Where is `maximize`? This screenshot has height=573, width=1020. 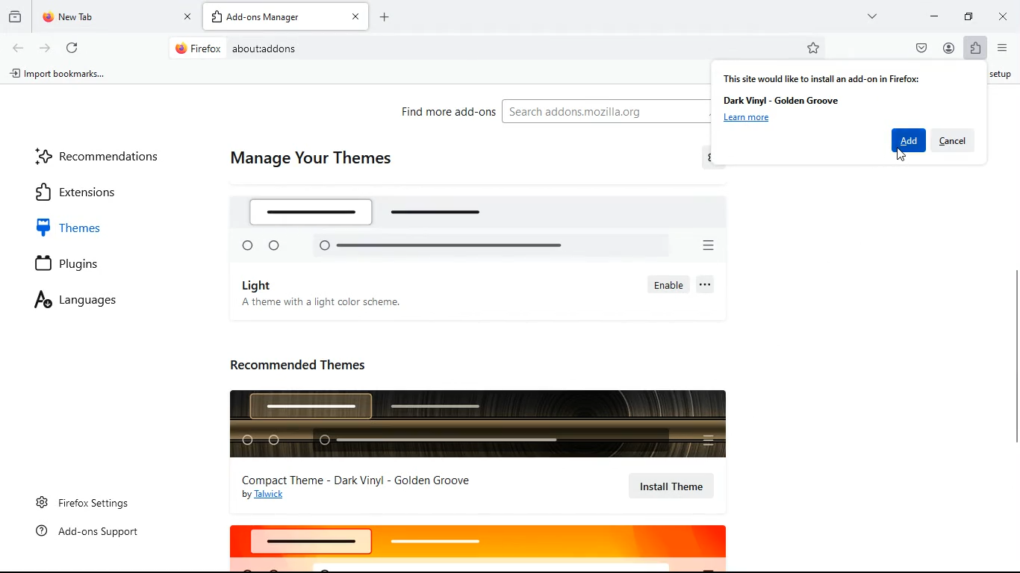 maximize is located at coordinates (964, 16).